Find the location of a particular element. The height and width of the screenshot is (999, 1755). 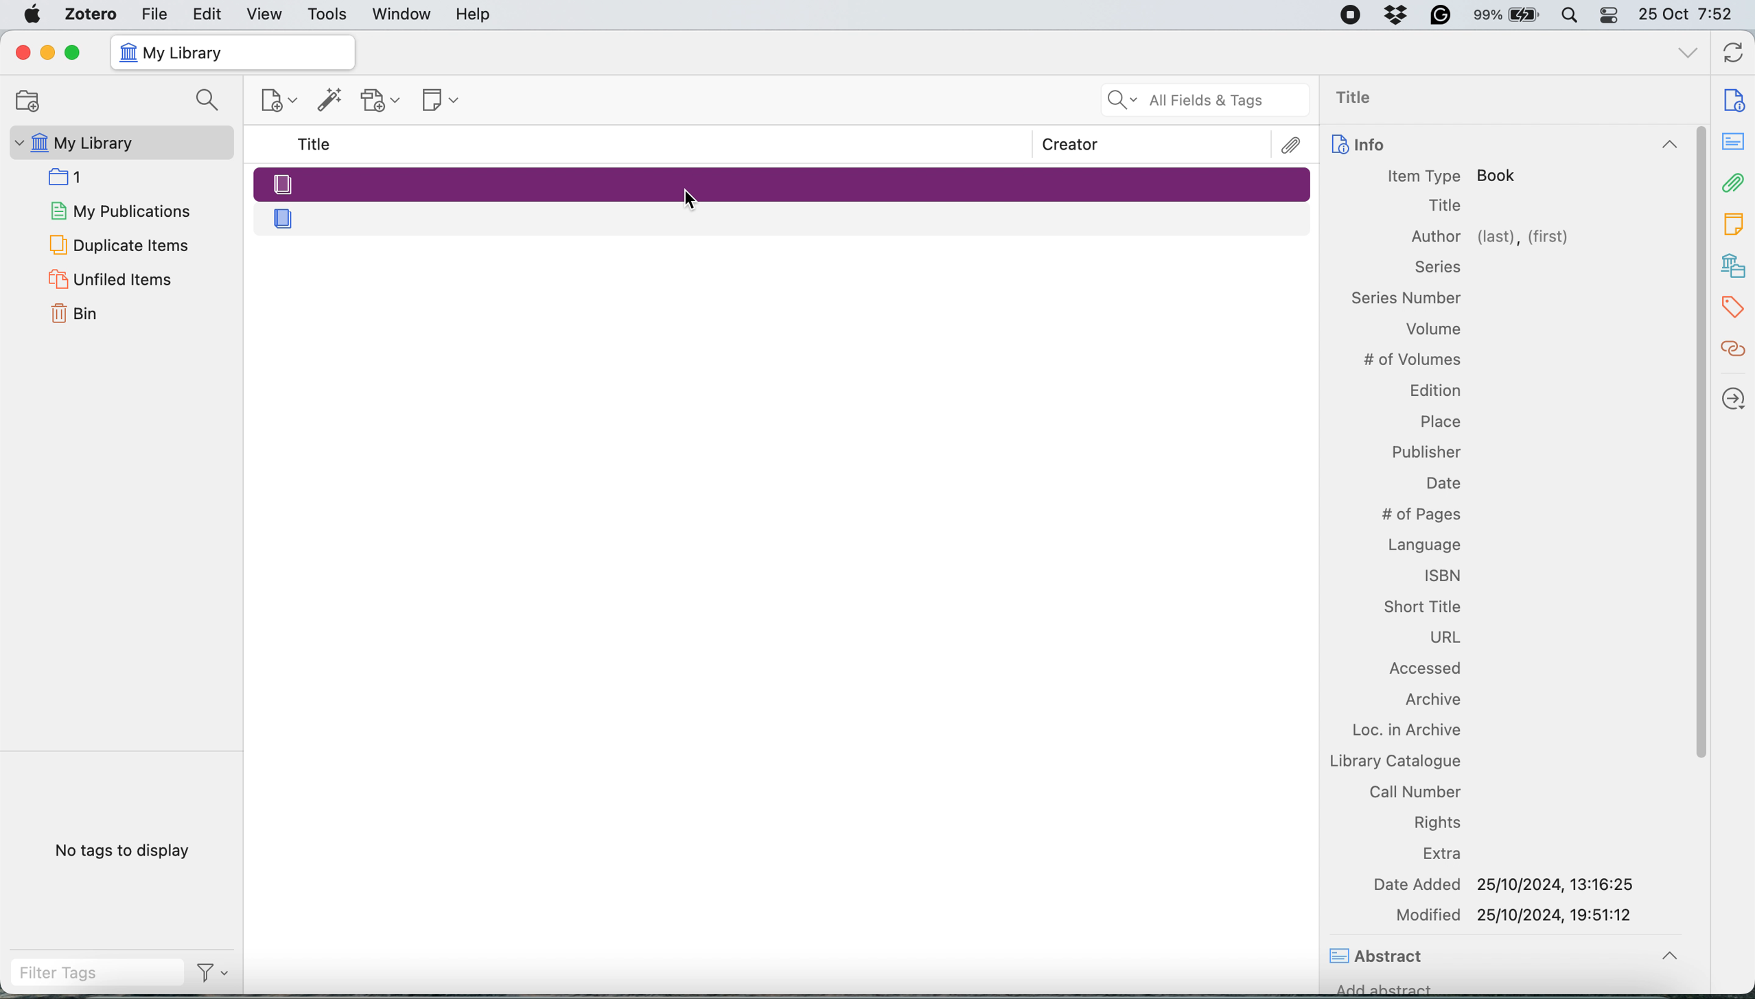

Author (last), (first) is located at coordinates (1491, 237).